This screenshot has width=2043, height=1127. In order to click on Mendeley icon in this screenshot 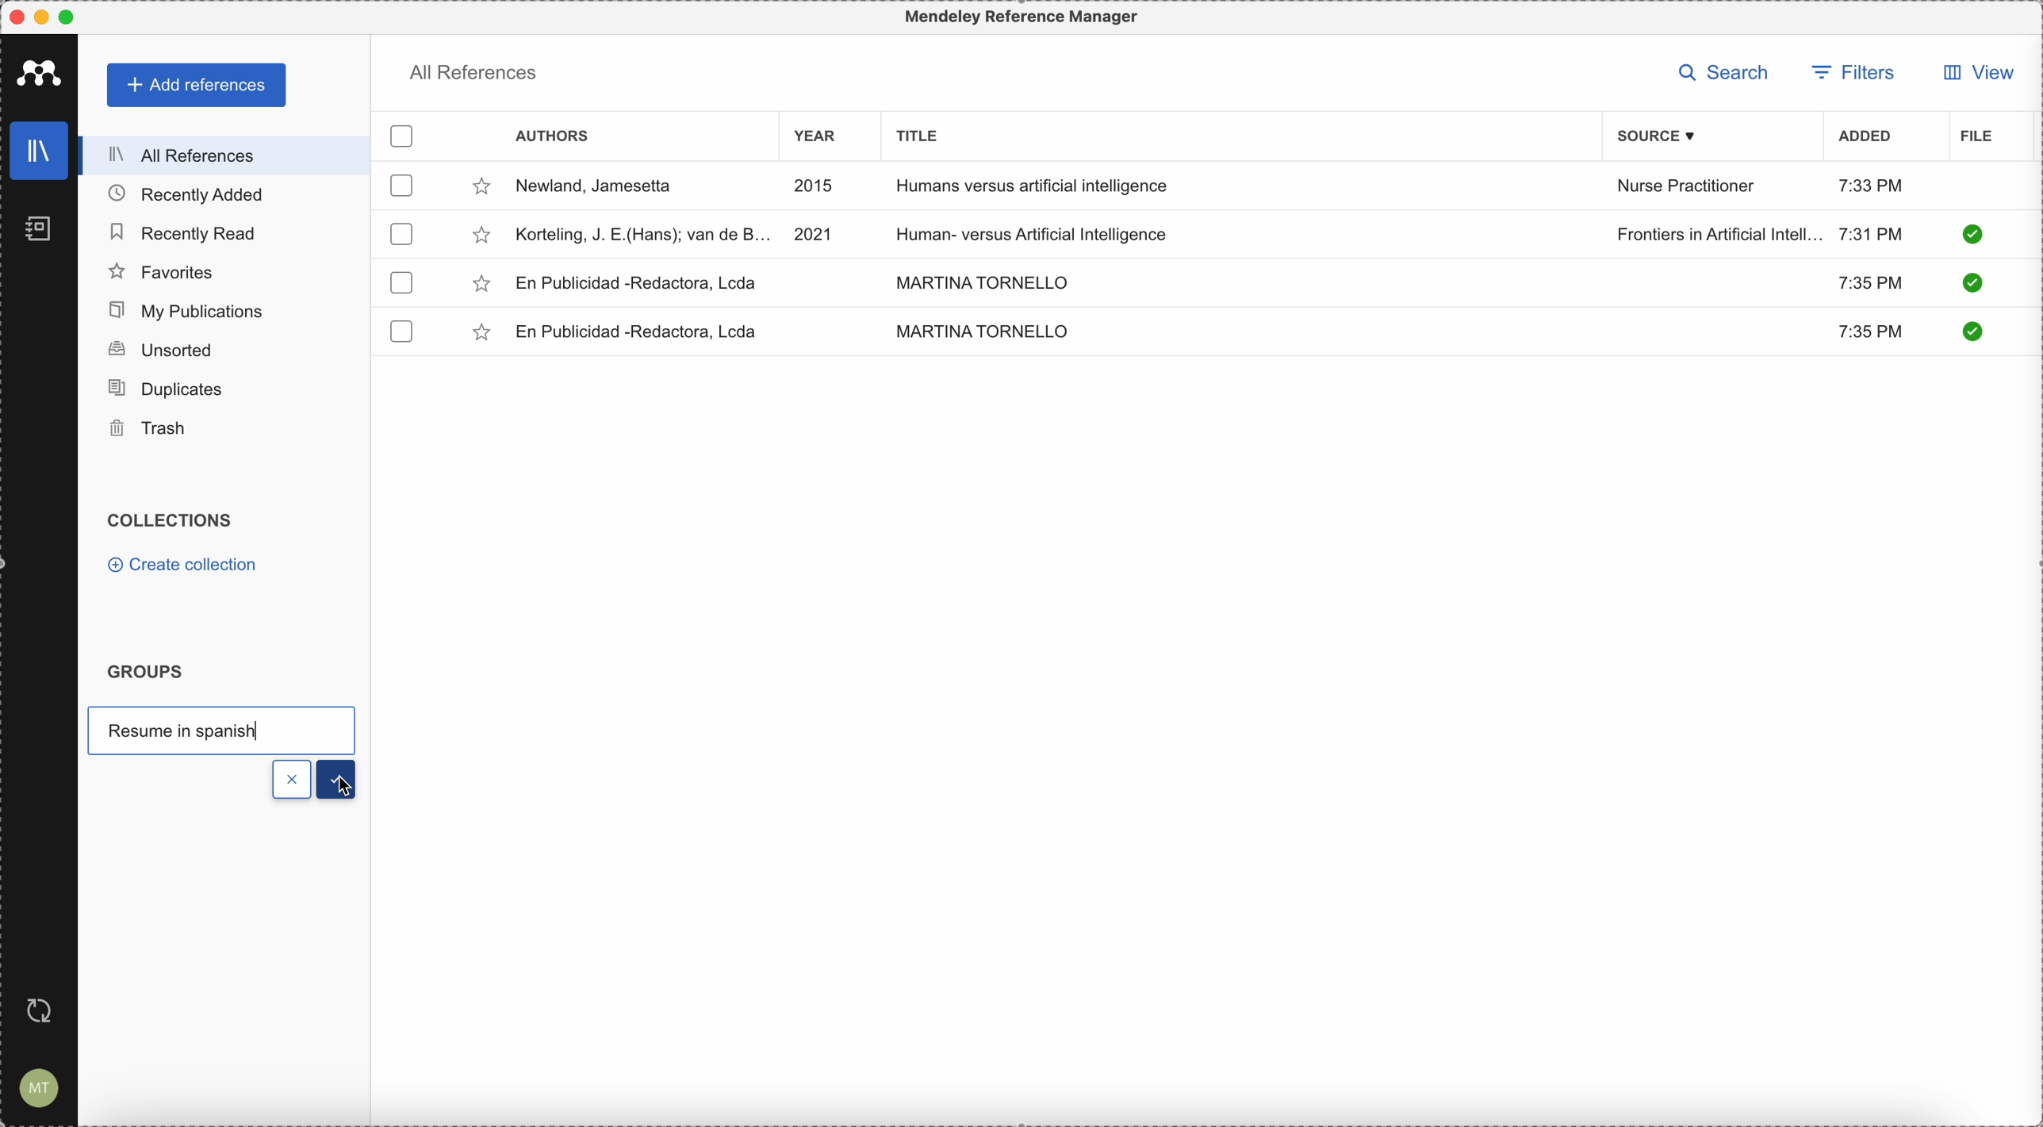, I will do `click(40, 70)`.